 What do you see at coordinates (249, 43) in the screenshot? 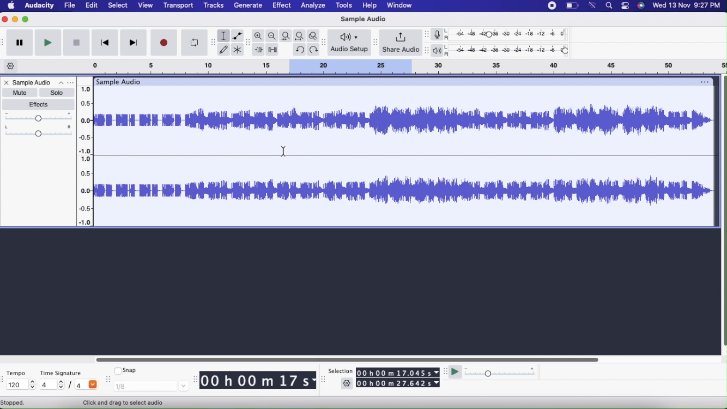
I see `move toolbar` at bounding box center [249, 43].